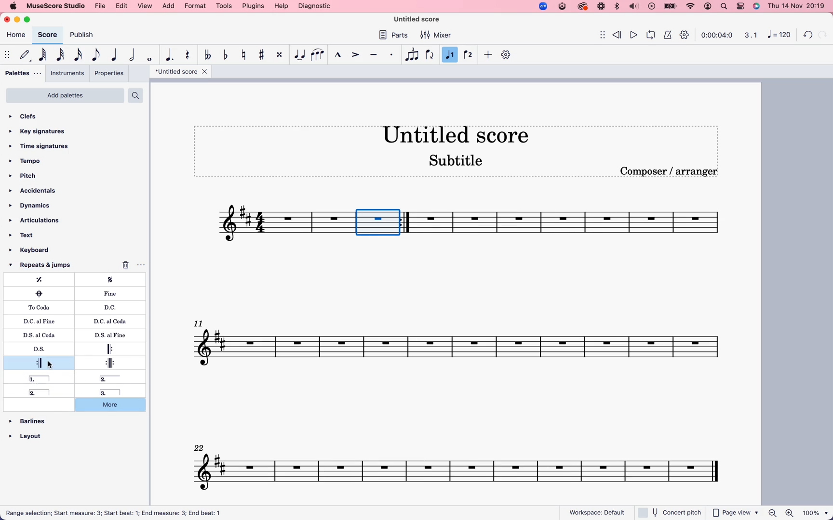  Describe the element at coordinates (600, 7) in the screenshot. I see `loom` at that location.